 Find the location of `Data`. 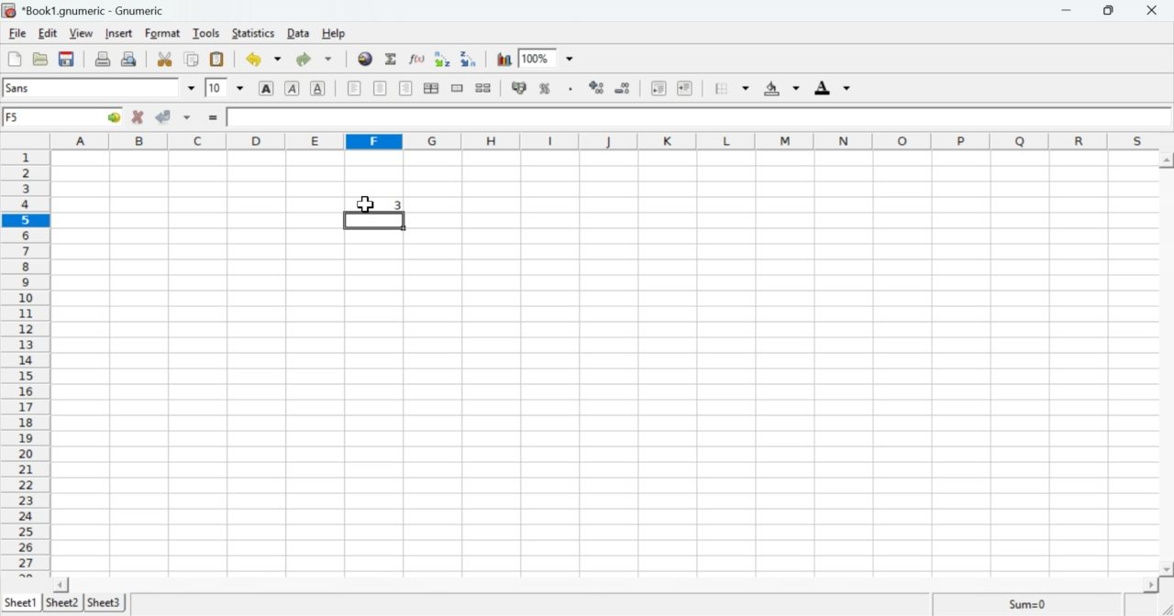

Data is located at coordinates (295, 33).